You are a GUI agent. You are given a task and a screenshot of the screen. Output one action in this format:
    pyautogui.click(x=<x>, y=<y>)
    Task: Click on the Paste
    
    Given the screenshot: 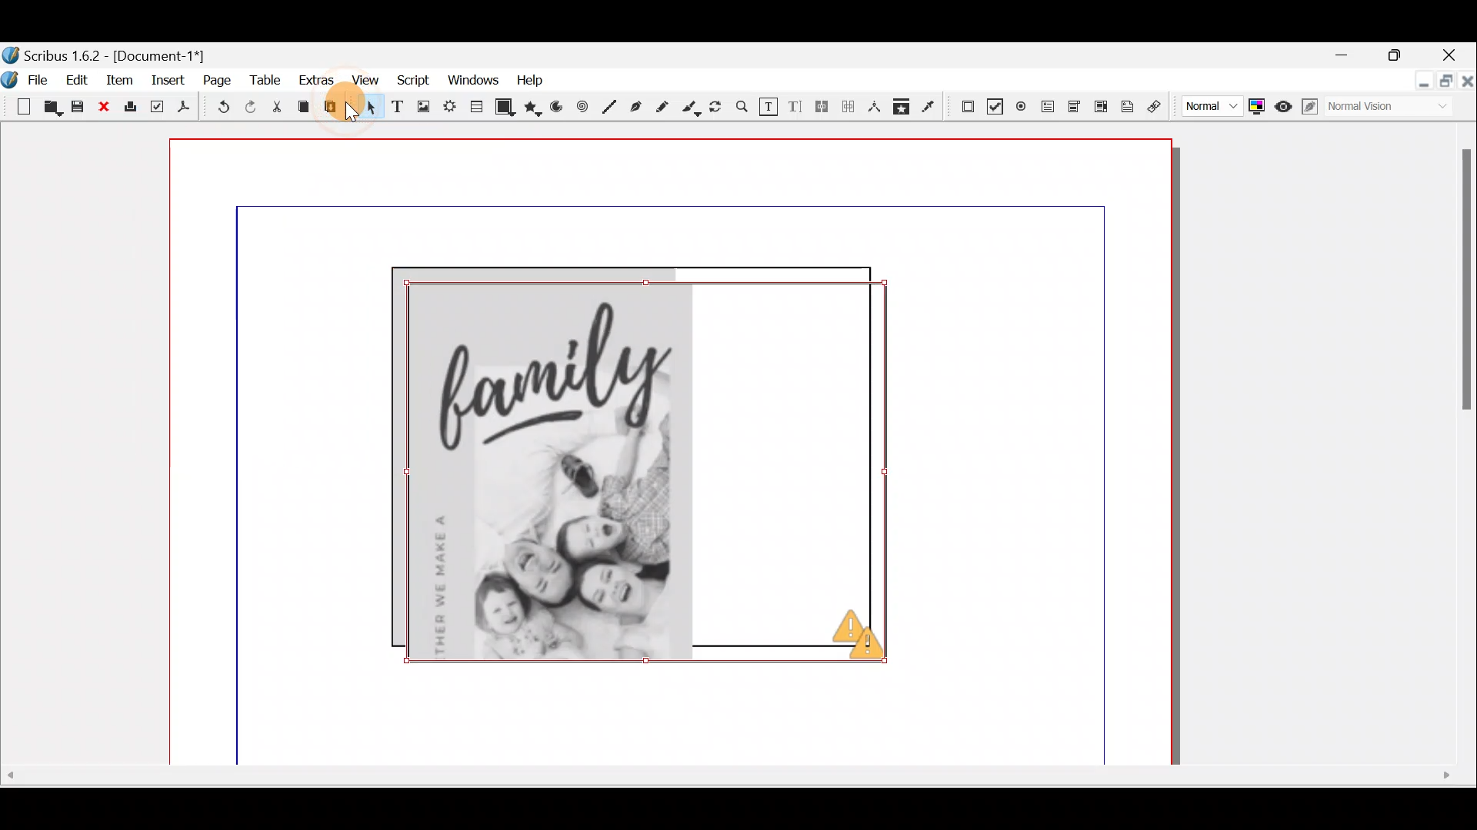 What is the action you would take?
    pyautogui.click(x=336, y=111)
    